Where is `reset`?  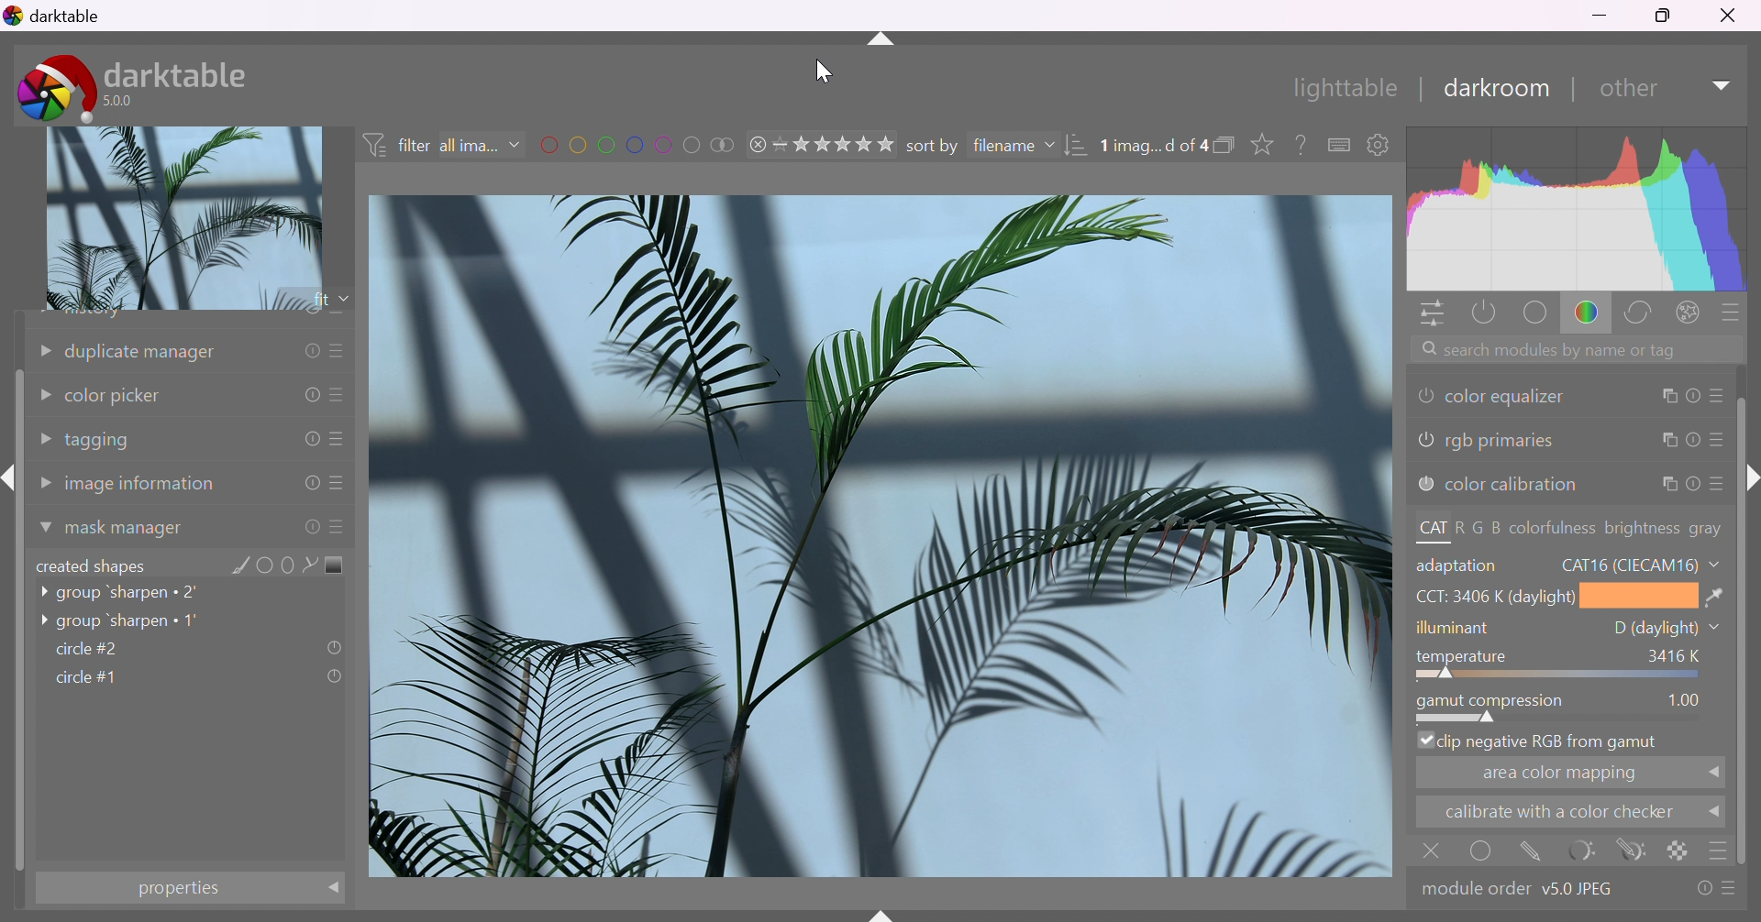
reset is located at coordinates (1577, 853).